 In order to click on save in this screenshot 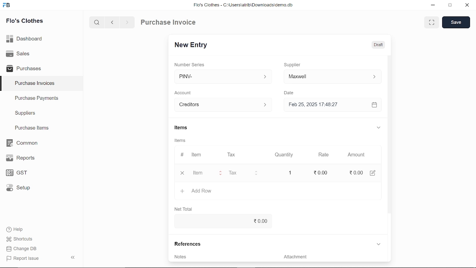, I will do `click(456, 23)`.